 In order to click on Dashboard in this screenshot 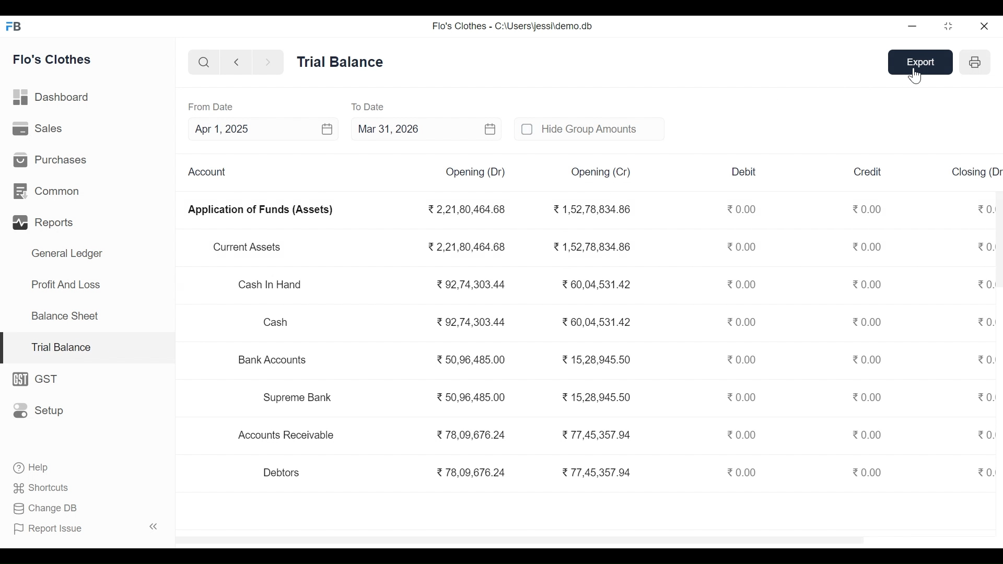, I will do `click(52, 97)`.